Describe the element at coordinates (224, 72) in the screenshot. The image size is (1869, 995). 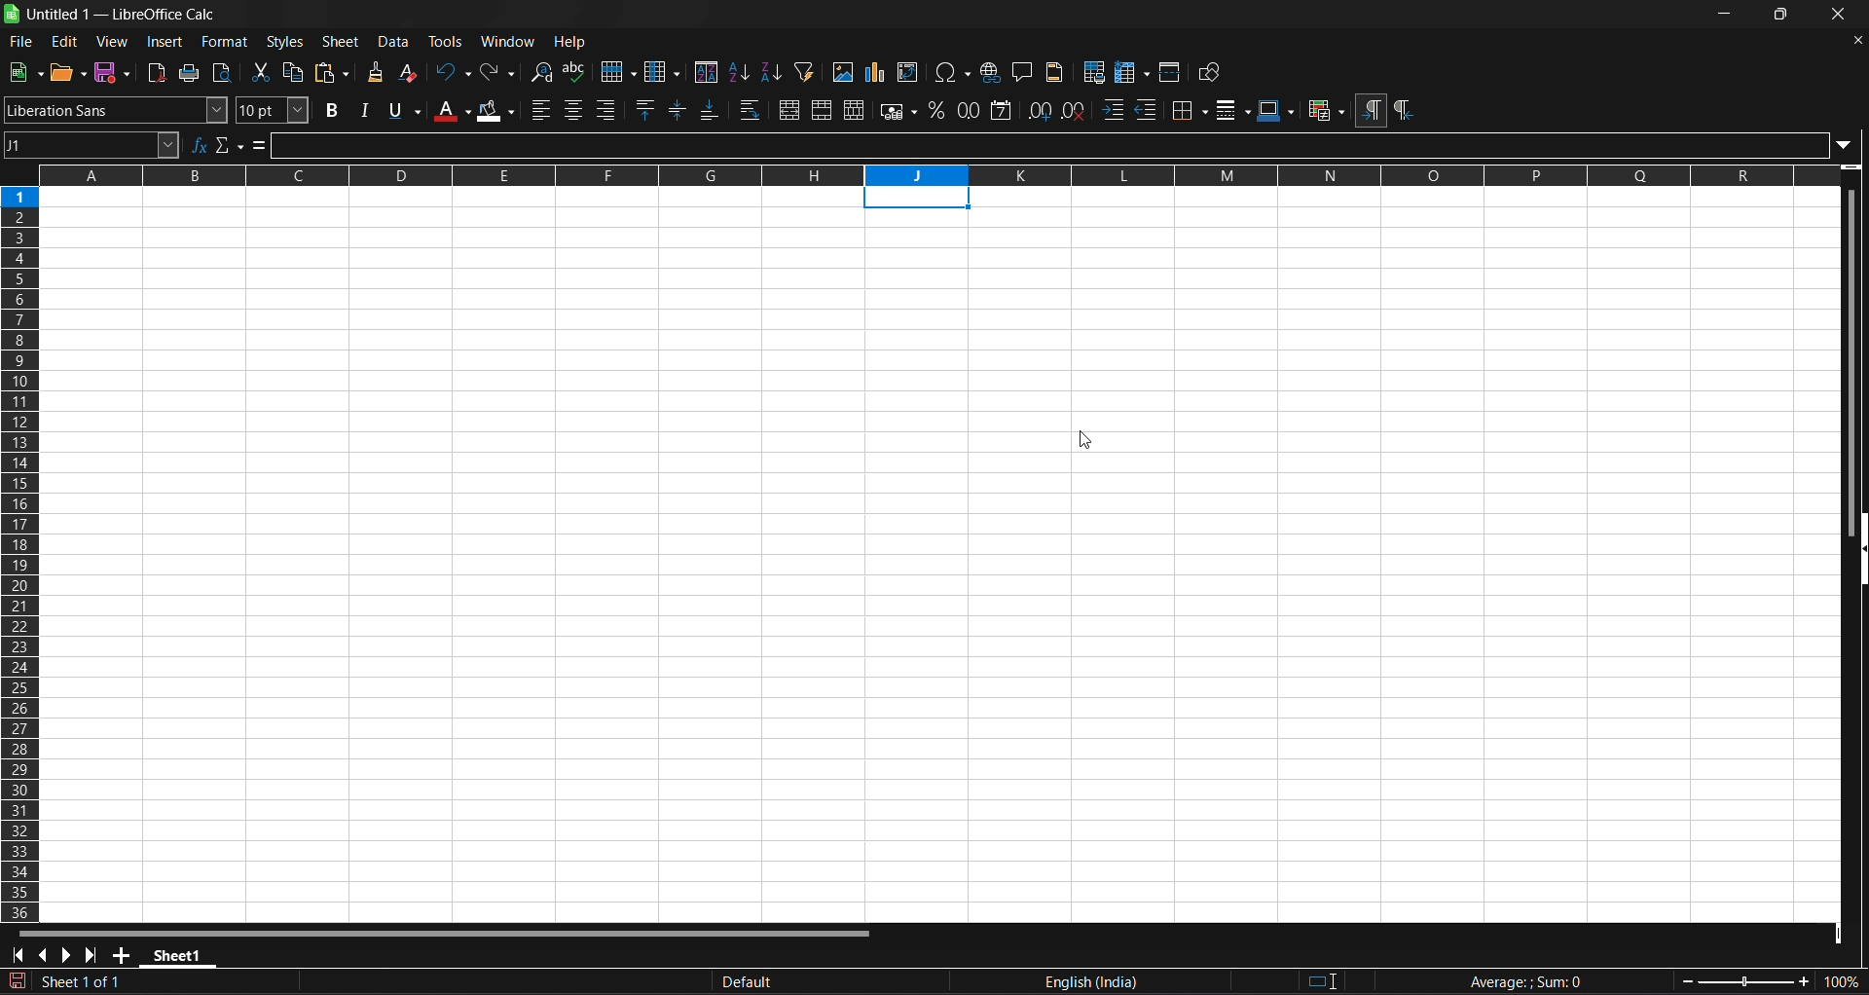
I see `toggle print preview` at that location.